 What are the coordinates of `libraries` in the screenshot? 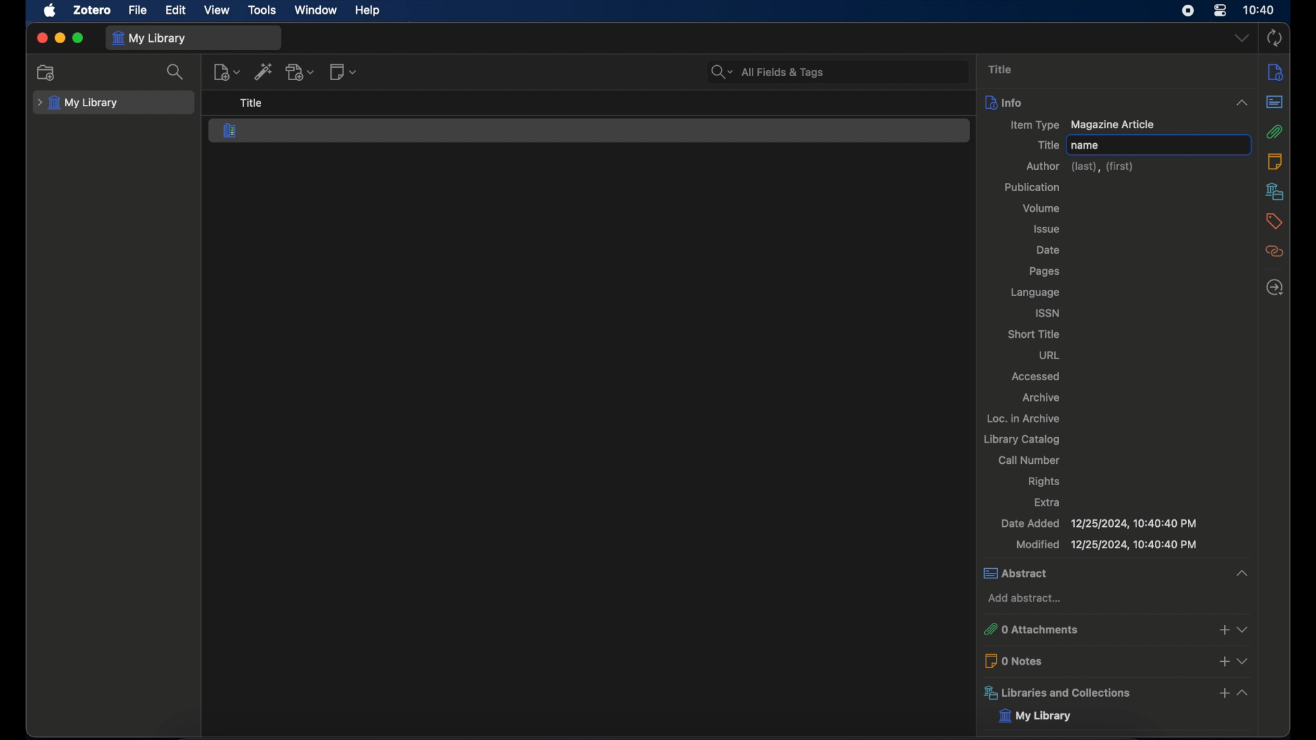 It's located at (1116, 693).